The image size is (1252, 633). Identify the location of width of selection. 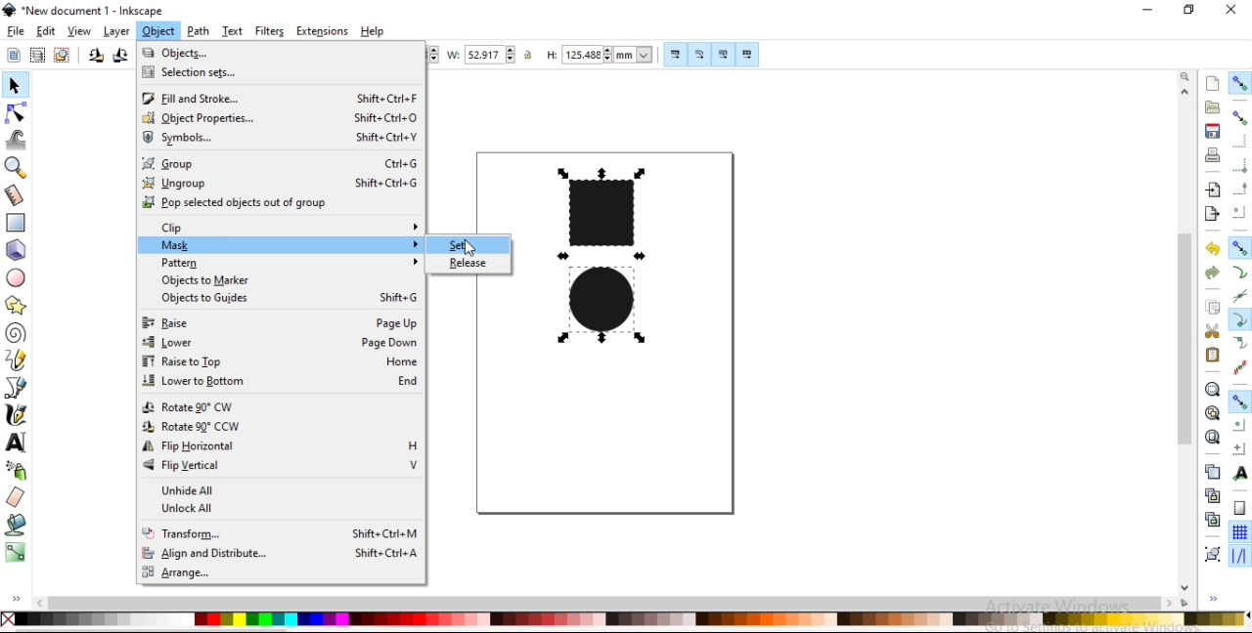
(483, 55).